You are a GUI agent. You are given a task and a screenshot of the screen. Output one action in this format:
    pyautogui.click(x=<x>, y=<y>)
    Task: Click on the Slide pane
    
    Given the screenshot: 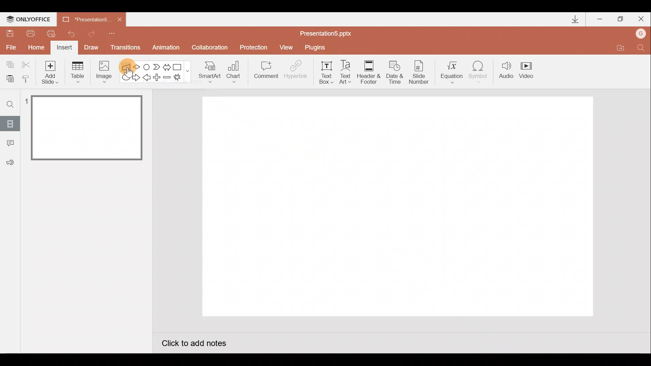 What is the action you would take?
    pyautogui.click(x=88, y=196)
    